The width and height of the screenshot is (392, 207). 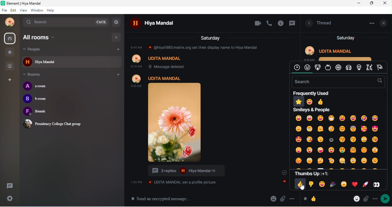 What do you see at coordinates (35, 75) in the screenshot?
I see `rooms` at bounding box center [35, 75].